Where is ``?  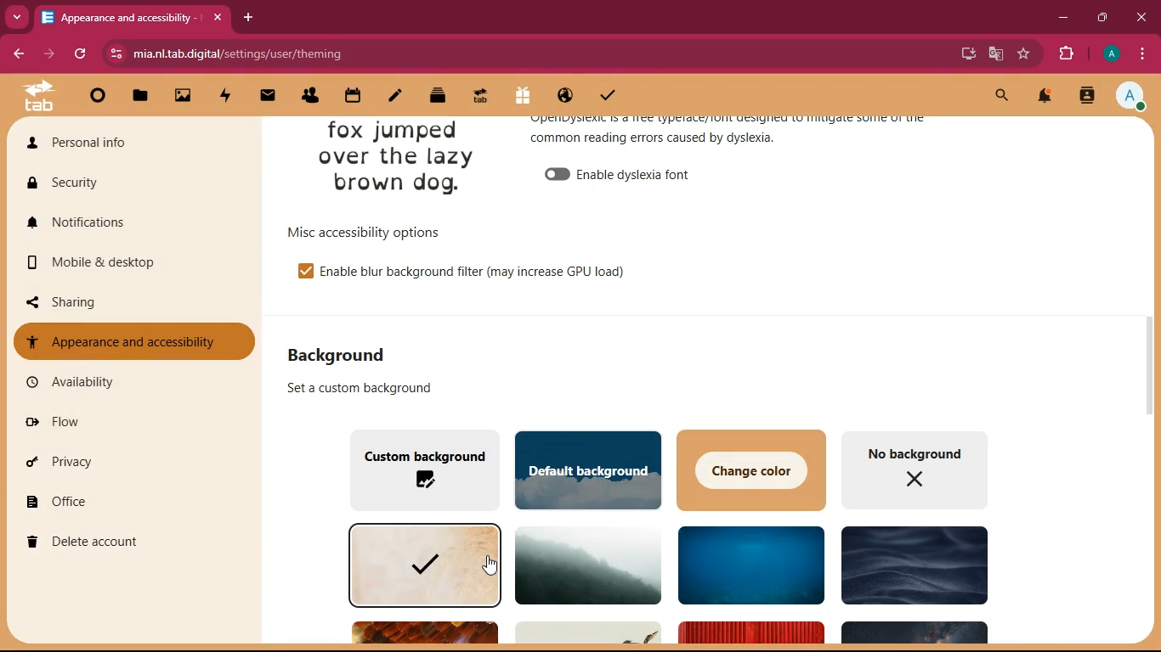
 is located at coordinates (424, 632).